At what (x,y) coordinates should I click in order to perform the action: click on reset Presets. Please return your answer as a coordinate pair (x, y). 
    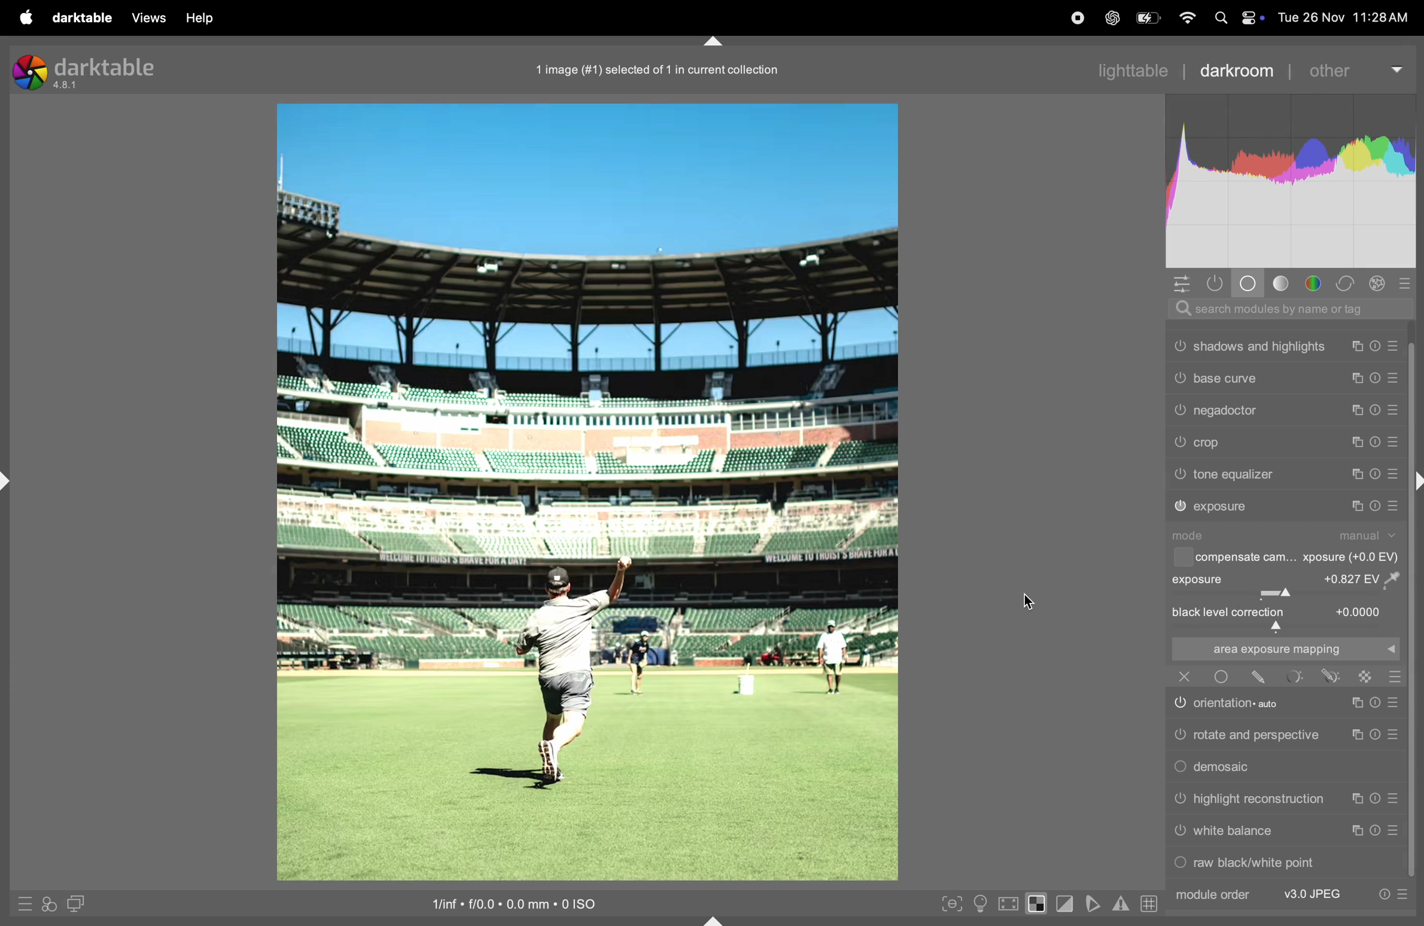
    Looking at the image, I should click on (1383, 895).